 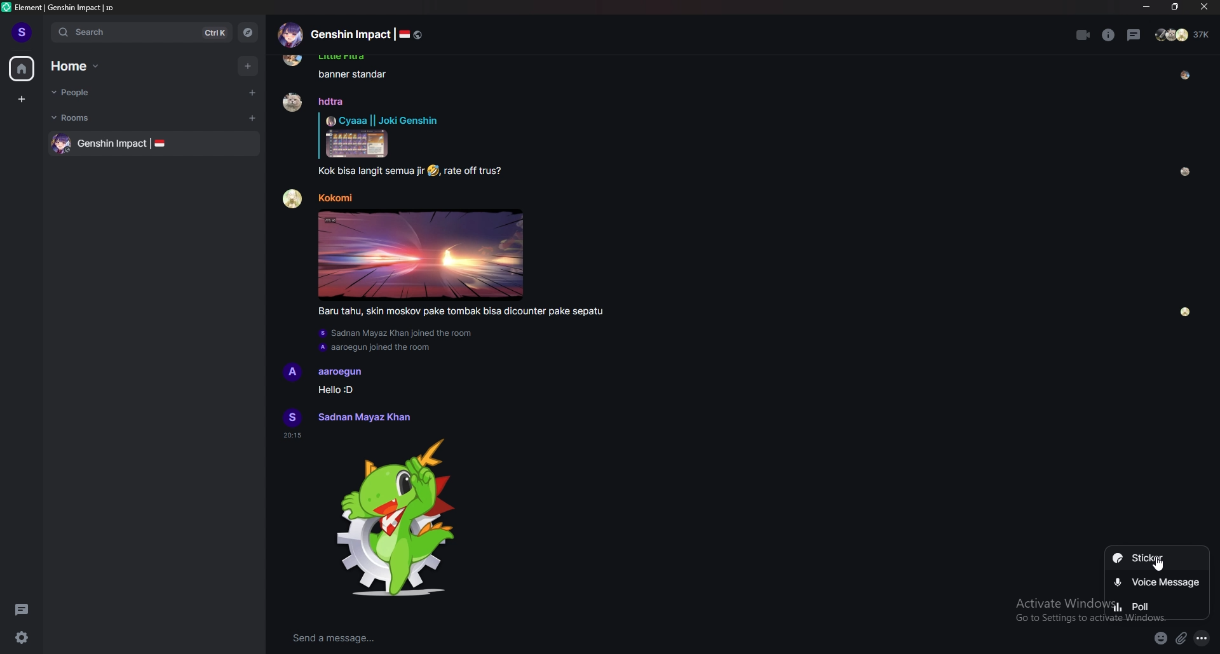 I want to click on threads, so click(x=1134, y=35).